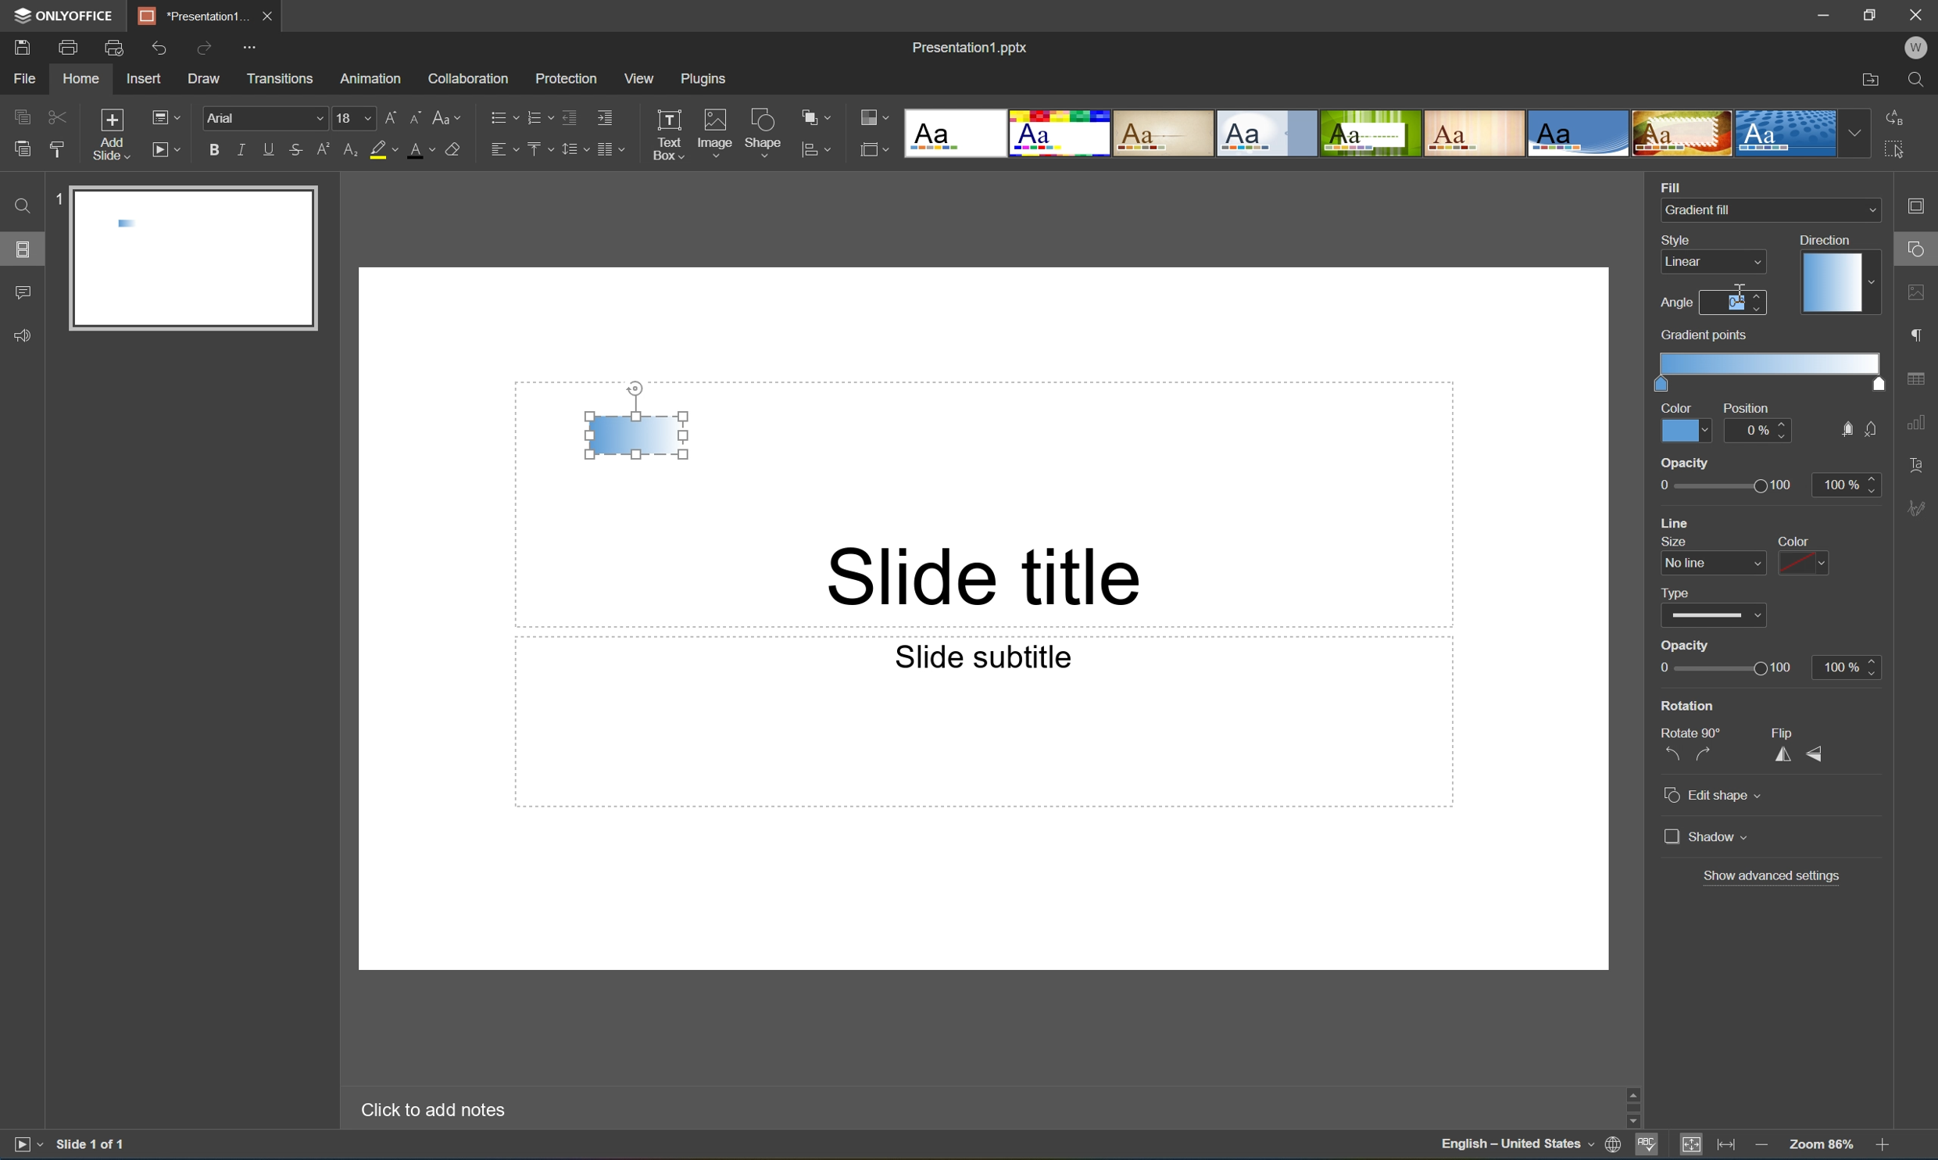 The height and width of the screenshot is (1160, 1938). I want to click on Gradient fill, so click(1702, 209).